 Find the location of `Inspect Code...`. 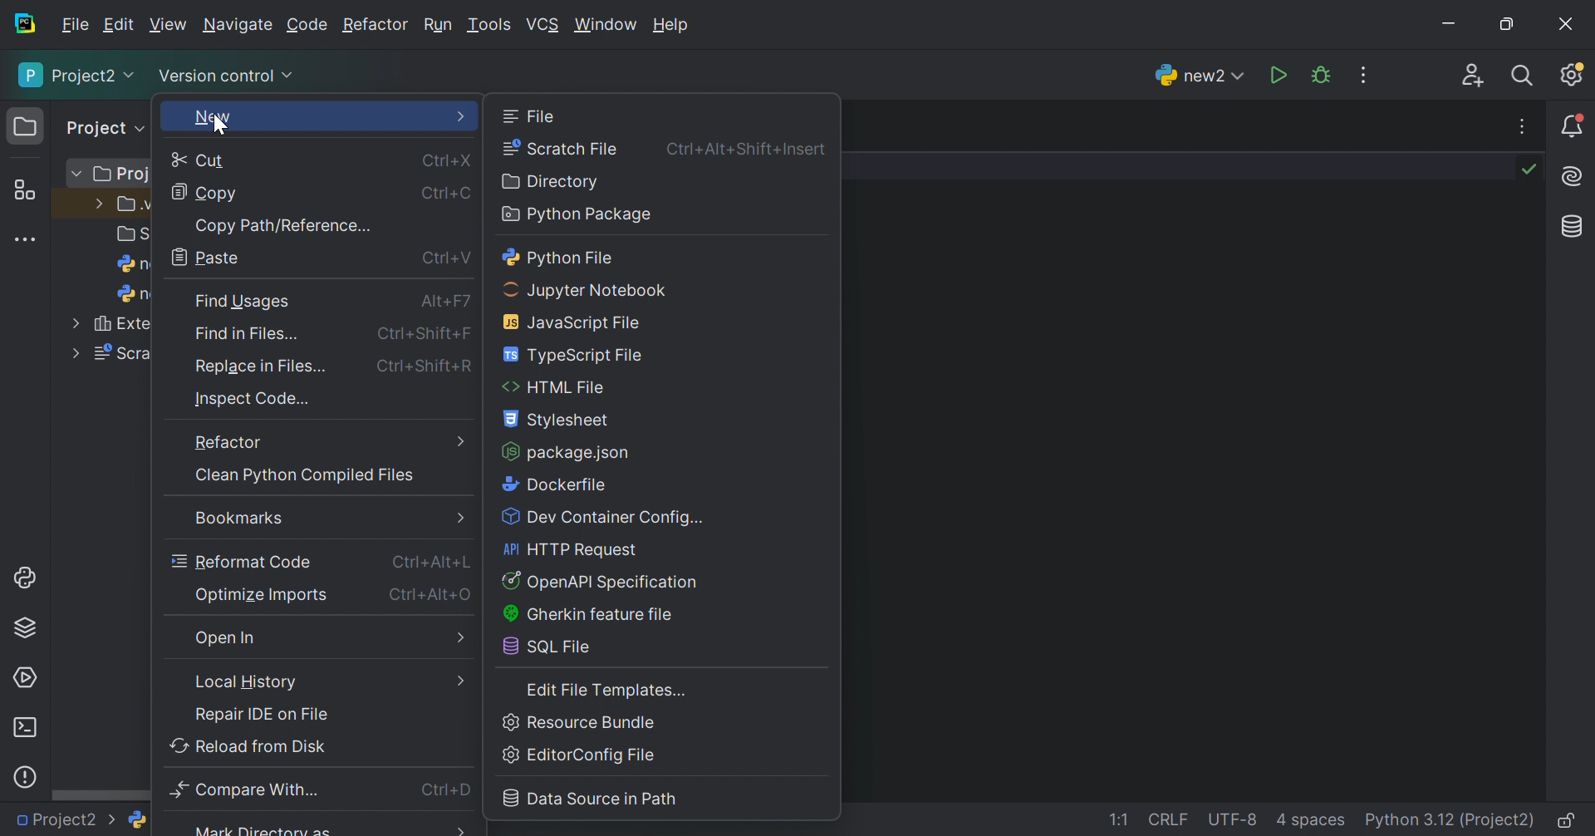

Inspect Code... is located at coordinates (257, 400).